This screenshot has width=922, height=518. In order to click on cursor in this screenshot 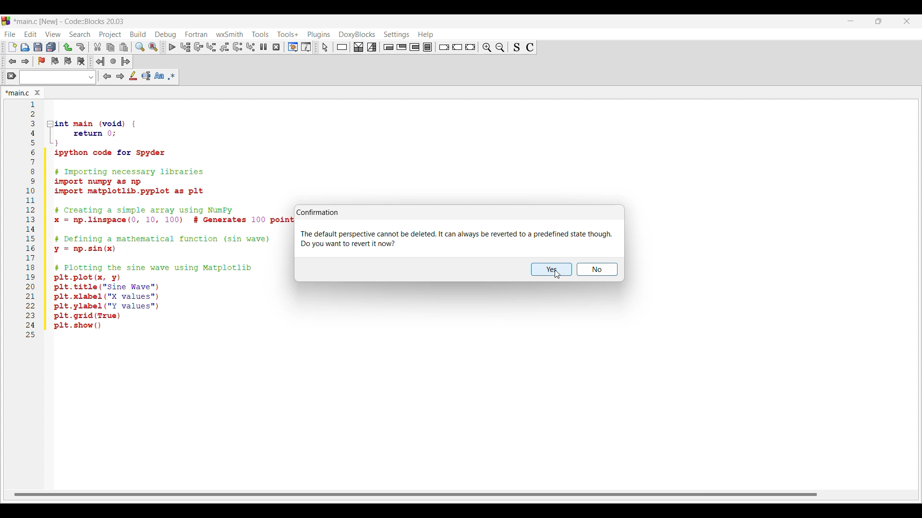, I will do `click(58, 41)`.